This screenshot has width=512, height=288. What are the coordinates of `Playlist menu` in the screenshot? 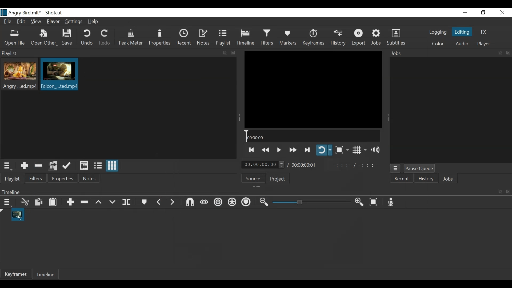 It's located at (8, 166).